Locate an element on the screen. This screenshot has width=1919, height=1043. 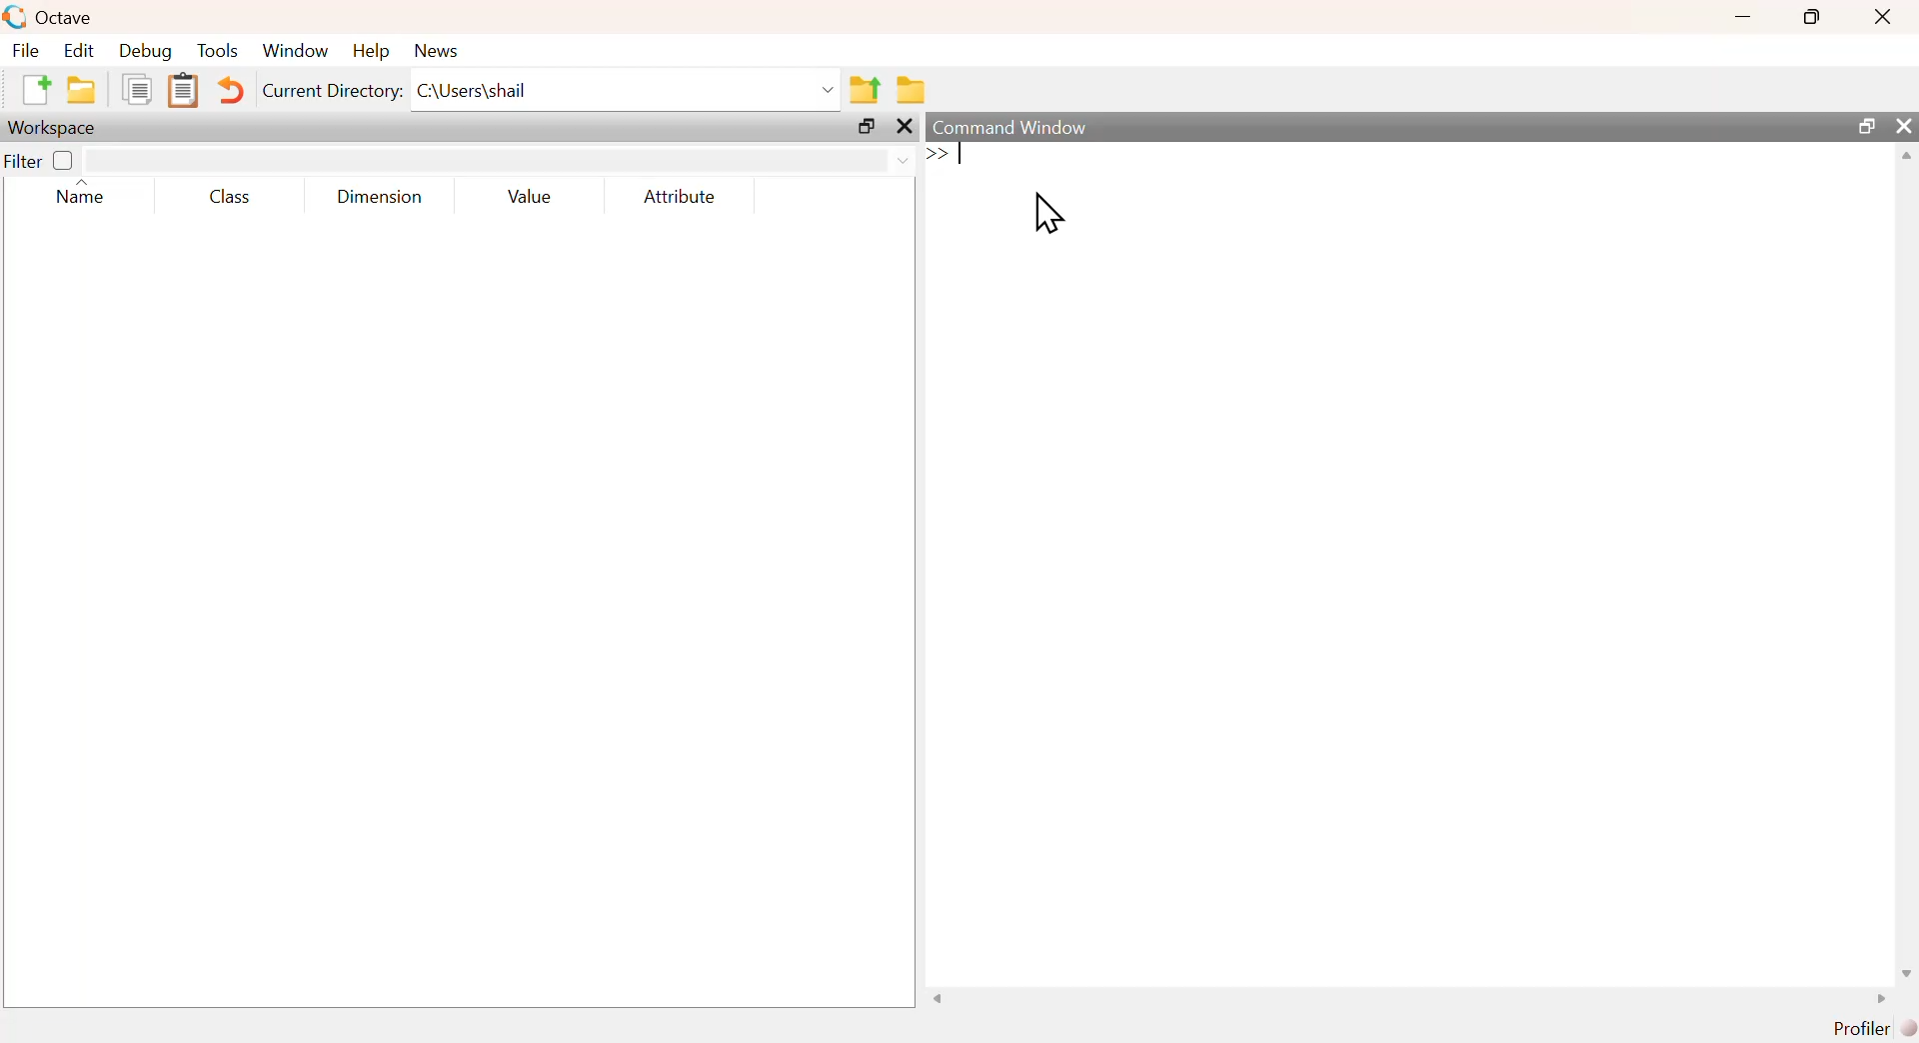
C:\Users\shail  is located at coordinates (627, 89).